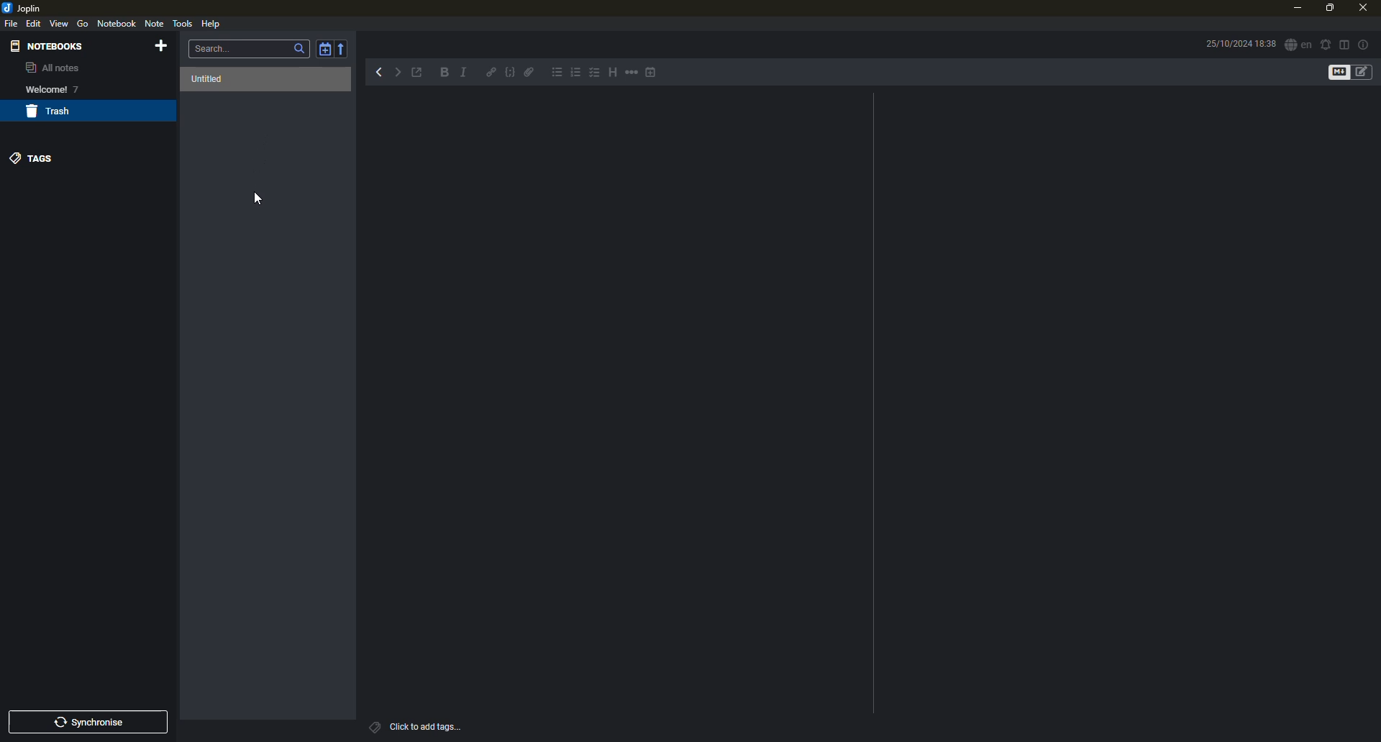  Describe the element at coordinates (593, 73) in the screenshot. I see `checkbox` at that location.